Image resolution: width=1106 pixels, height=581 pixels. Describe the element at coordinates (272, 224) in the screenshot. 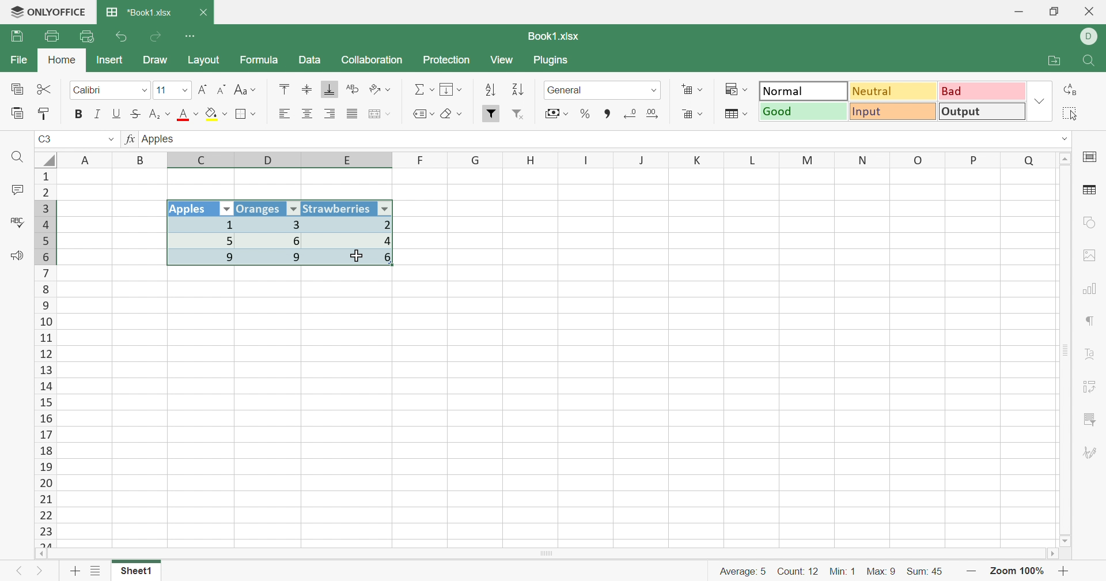

I see `3` at that location.